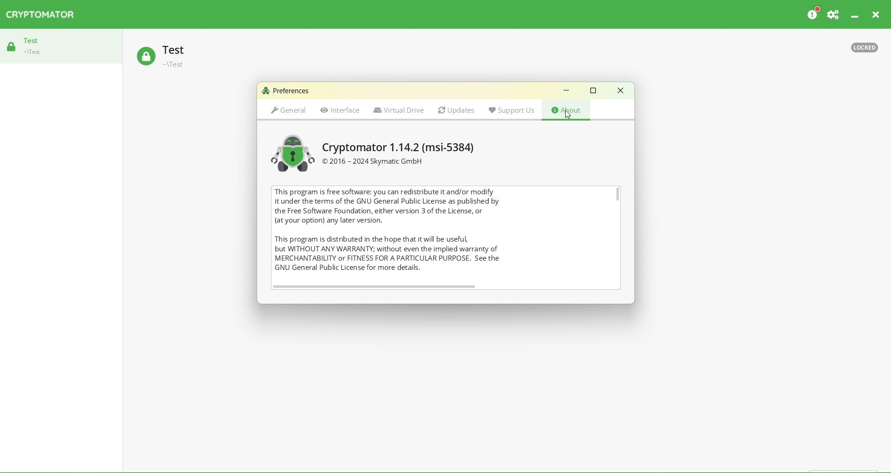 The image size is (891, 473). Describe the element at coordinates (287, 91) in the screenshot. I see `Preferences` at that location.